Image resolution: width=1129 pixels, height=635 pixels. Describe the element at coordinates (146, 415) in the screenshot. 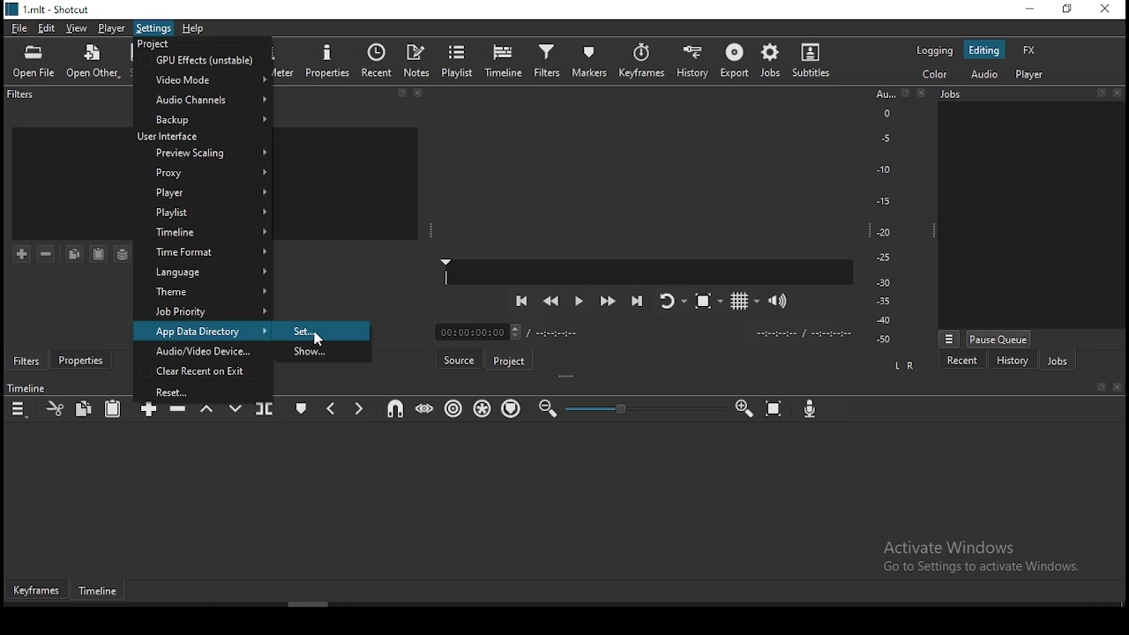

I see `append` at that location.